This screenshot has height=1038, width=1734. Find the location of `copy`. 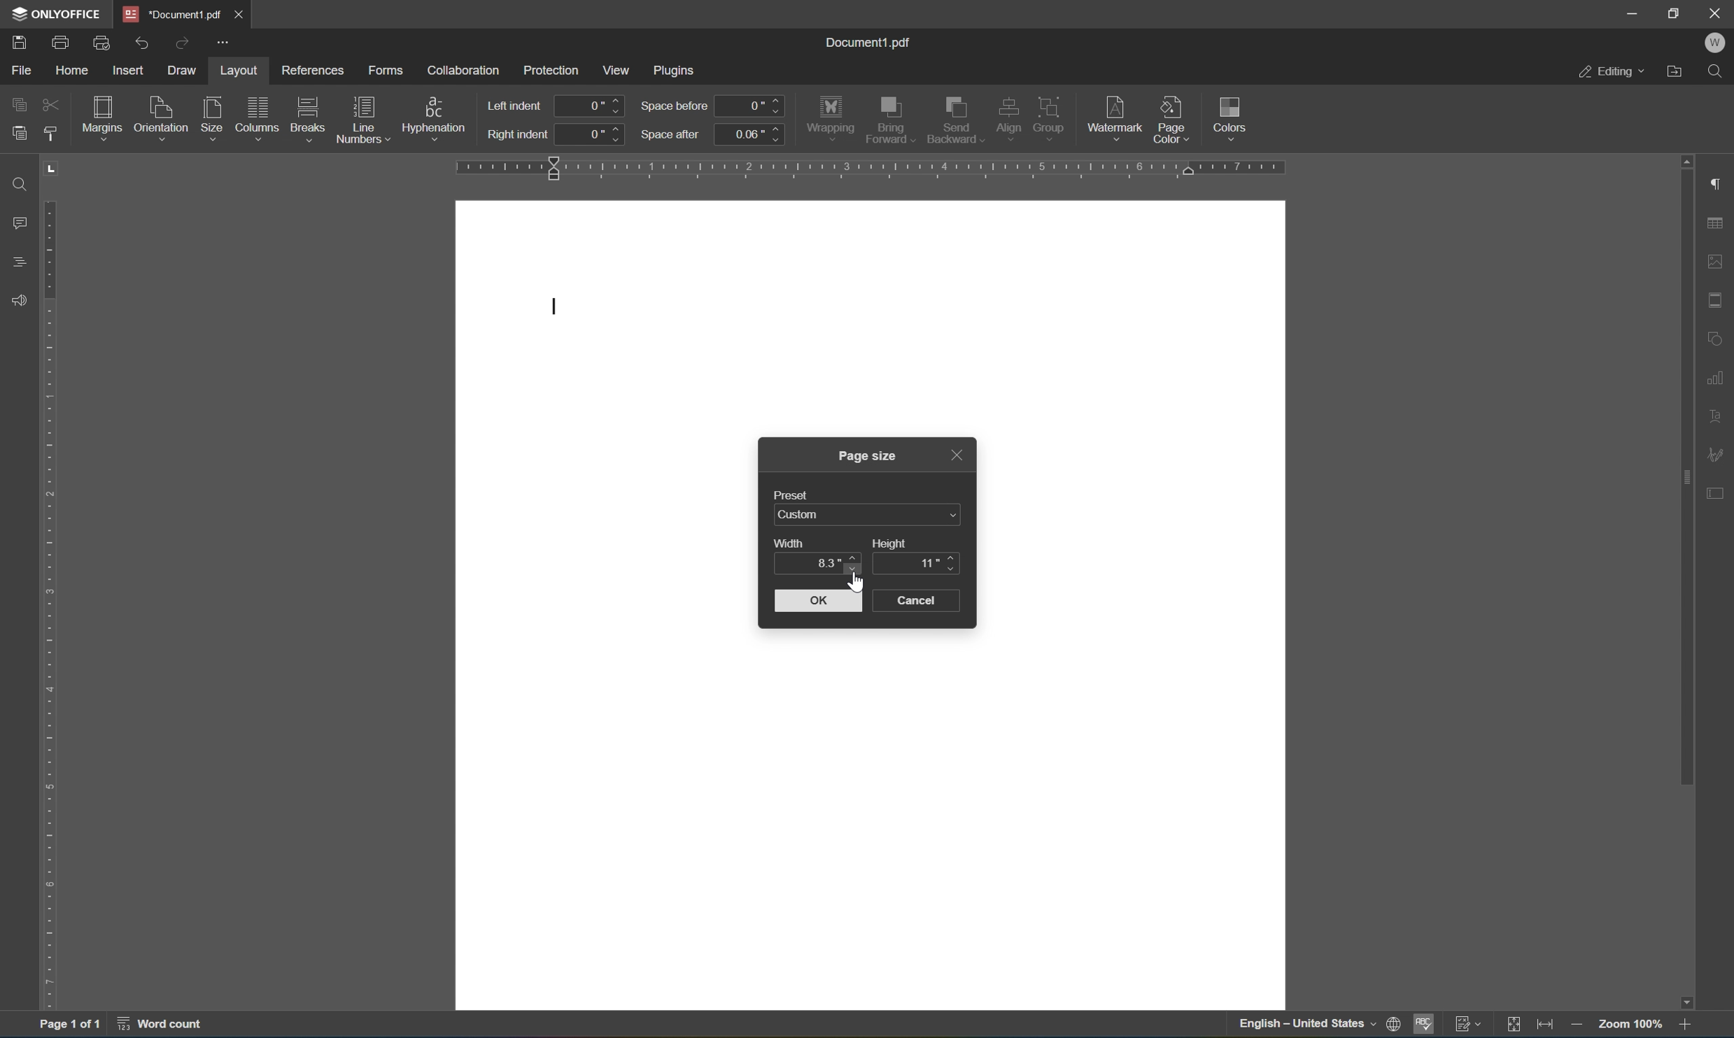

copy is located at coordinates (19, 102).